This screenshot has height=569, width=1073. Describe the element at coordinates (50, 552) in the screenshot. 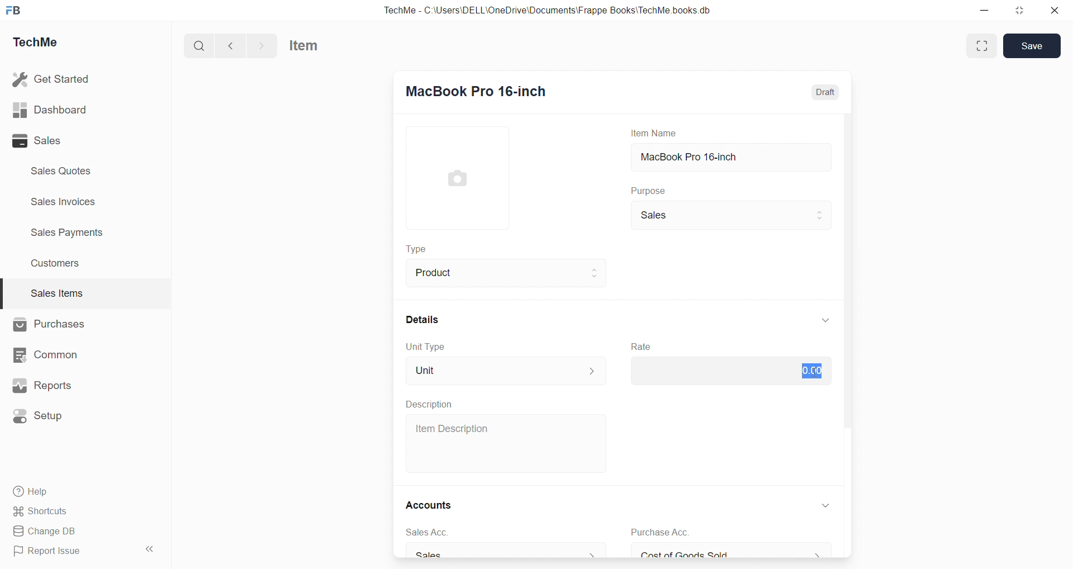

I see `Report Issue` at that location.